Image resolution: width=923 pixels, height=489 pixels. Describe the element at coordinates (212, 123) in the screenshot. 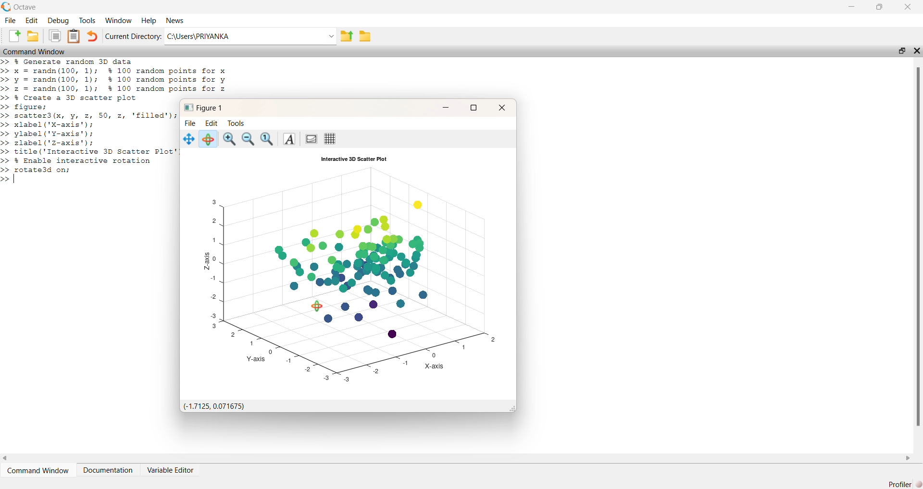

I see `Edit` at that location.